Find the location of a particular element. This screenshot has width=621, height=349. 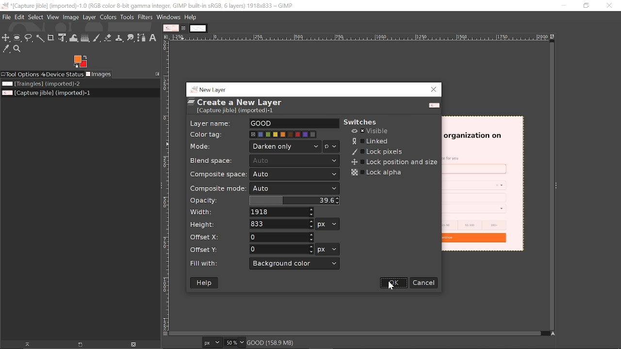

Path tool is located at coordinates (142, 38).